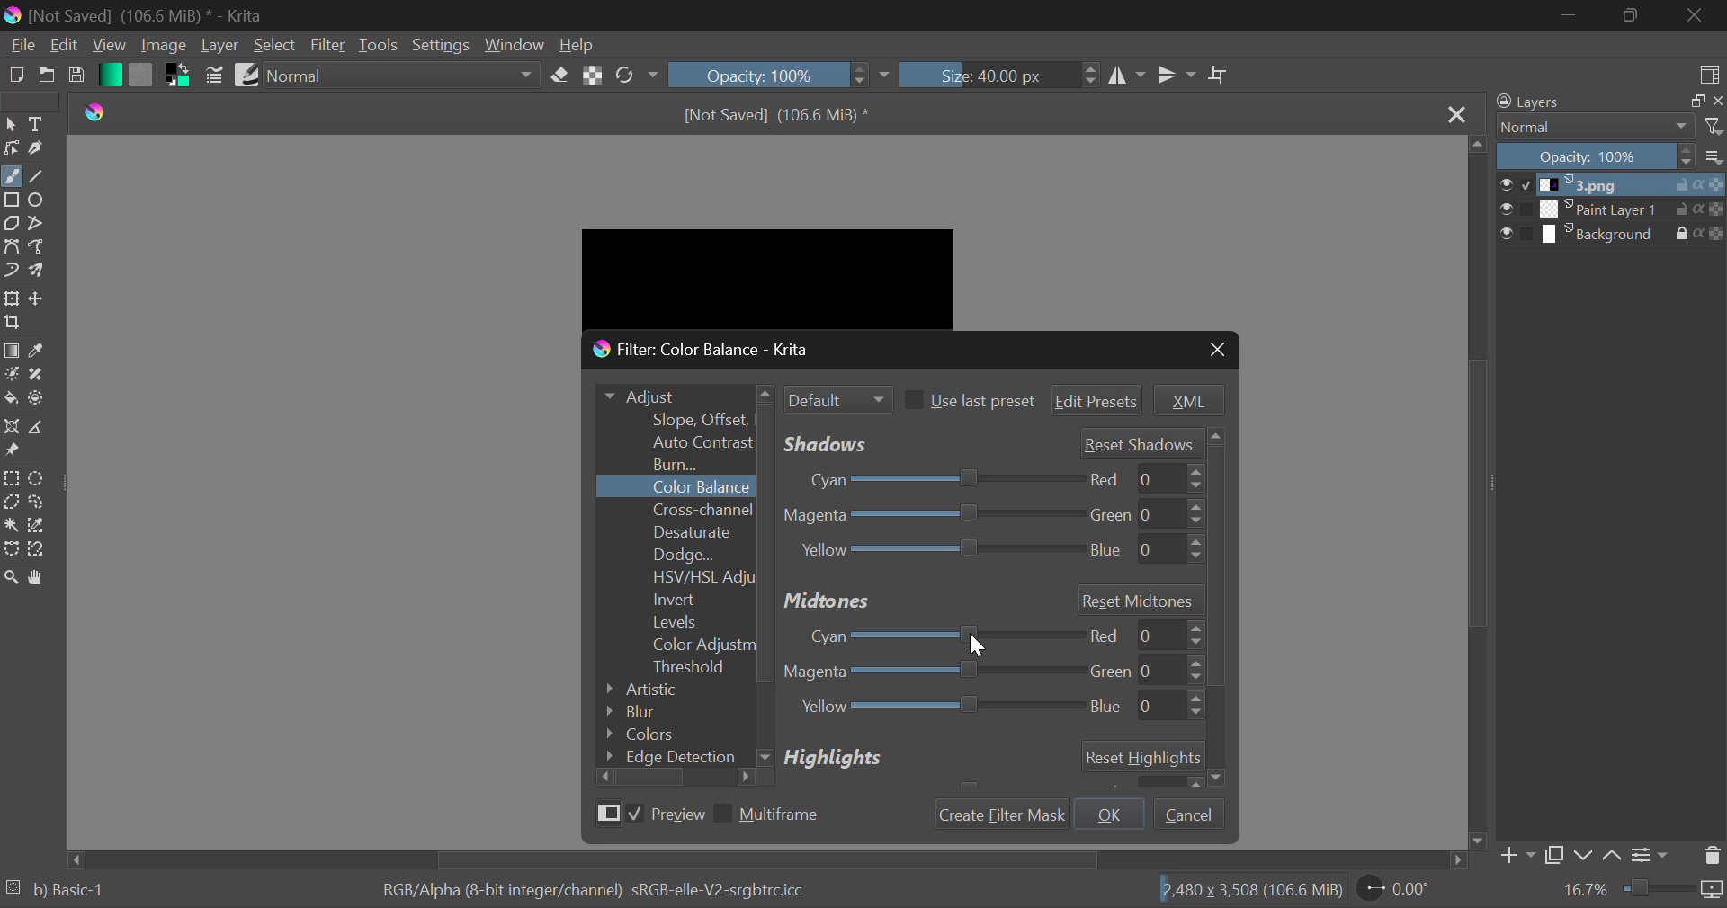  I want to click on blue, so click(1143, 550).